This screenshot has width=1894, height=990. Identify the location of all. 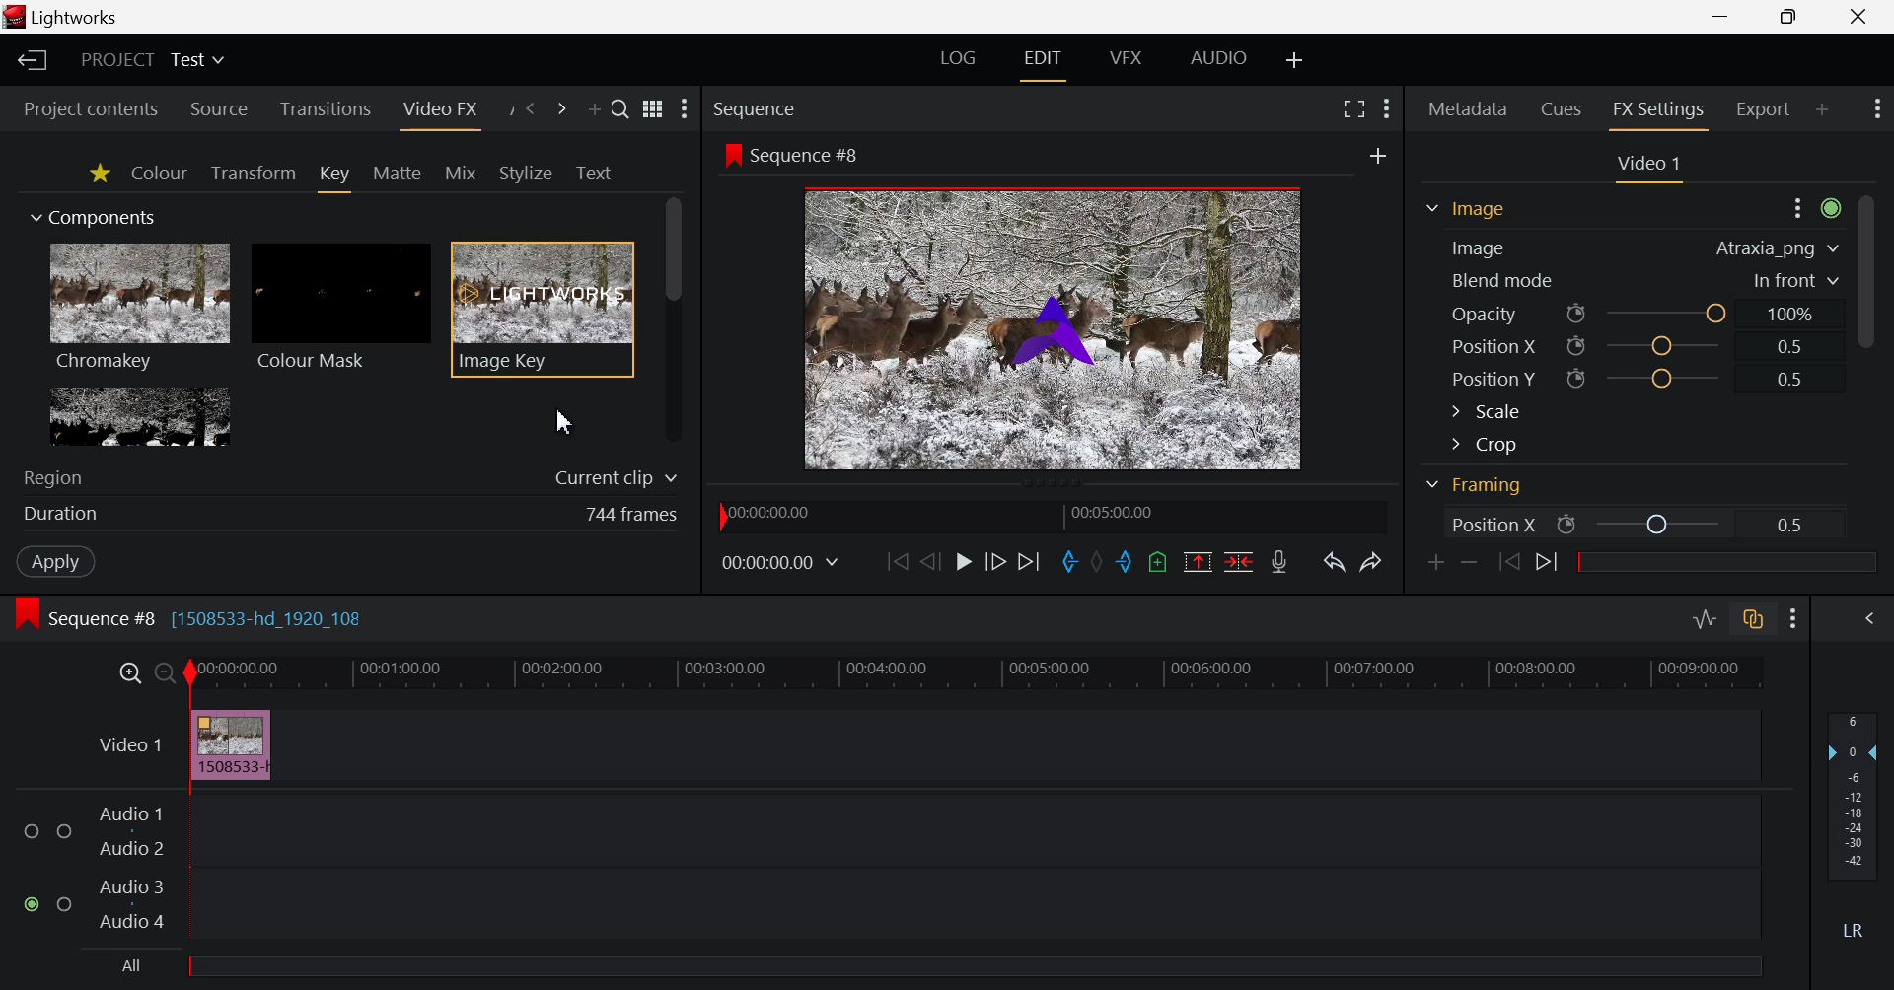
(137, 962).